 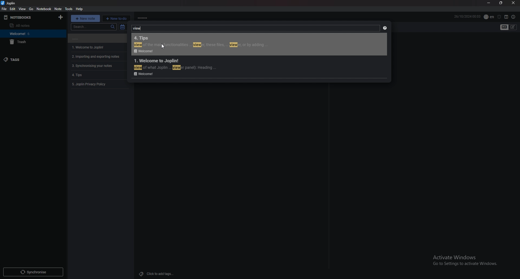 What do you see at coordinates (513, 27) in the screenshot?
I see `toggle editors` at bounding box center [513, 27].